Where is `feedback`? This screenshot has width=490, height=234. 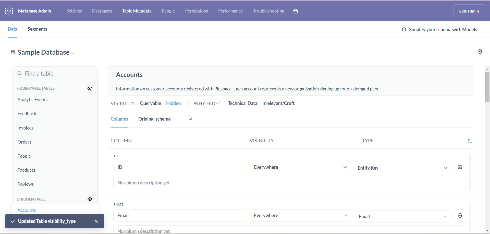 feedback is located at coordinates (30, 114).